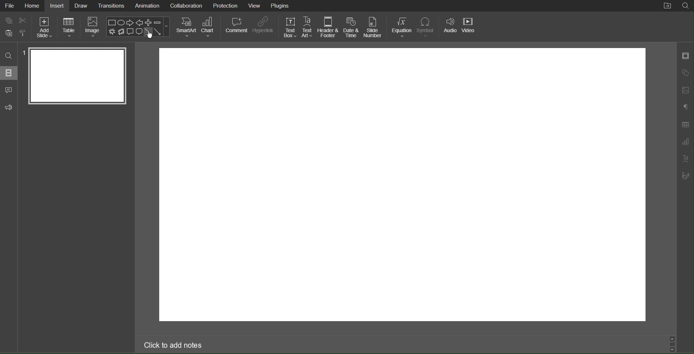  I want to click on Protection, so click(226, 5).